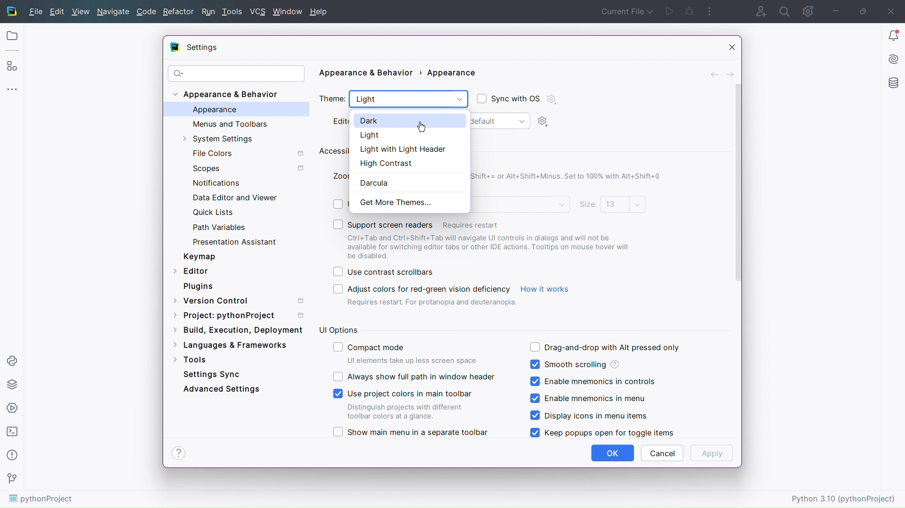 This screenshot has height=508, width=905. What do you see at coordinates (212, 374) in the screenshot?
I see `Settings Sync` at bounding box center [212, 374].